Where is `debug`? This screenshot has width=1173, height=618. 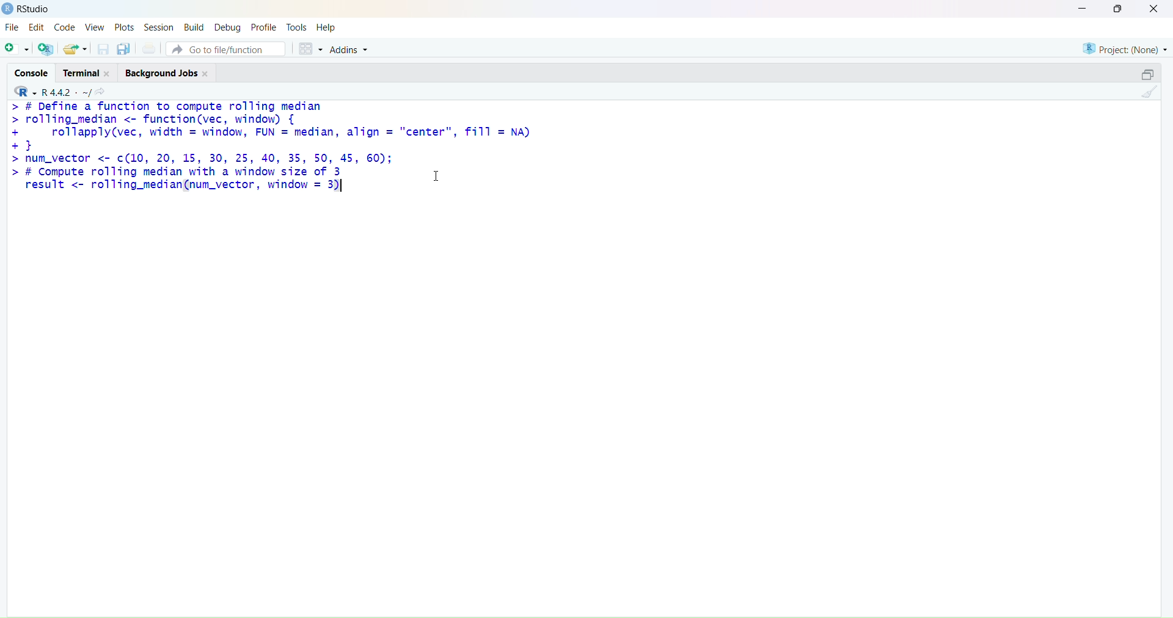
debug is located at coordinates (227, 29).